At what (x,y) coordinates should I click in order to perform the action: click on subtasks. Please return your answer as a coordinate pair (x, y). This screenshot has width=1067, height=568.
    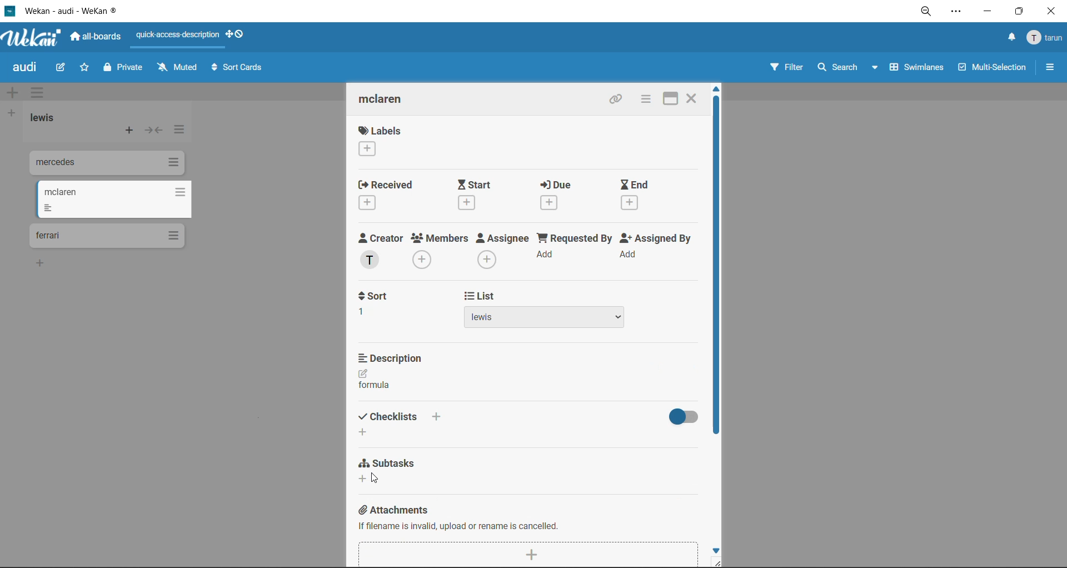
    Looking at the image, I should click on (393, 472).